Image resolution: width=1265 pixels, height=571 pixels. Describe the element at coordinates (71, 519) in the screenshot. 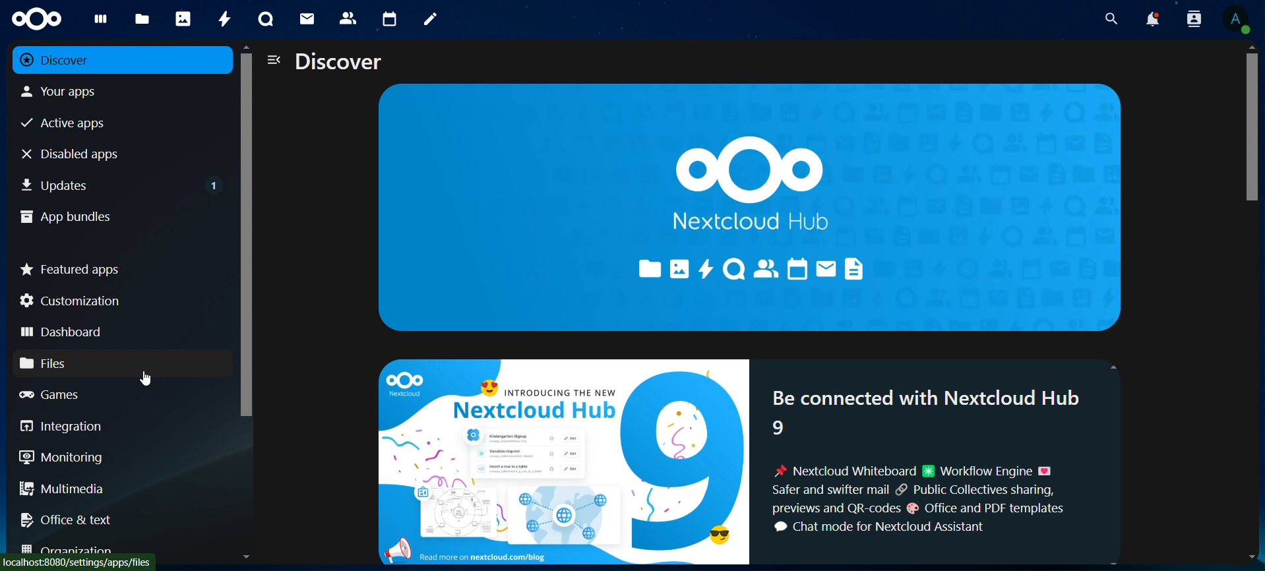

I see `office & text` at that location.